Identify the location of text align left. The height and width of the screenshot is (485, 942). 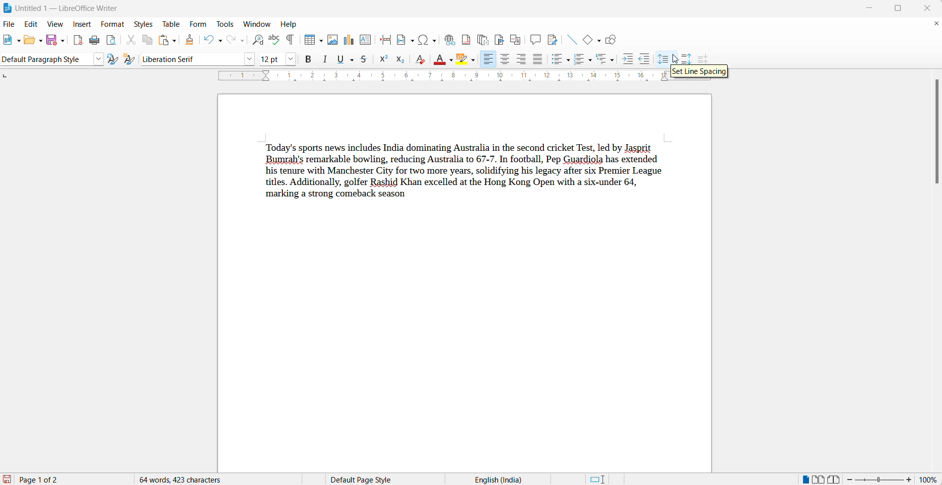
(489, 60).